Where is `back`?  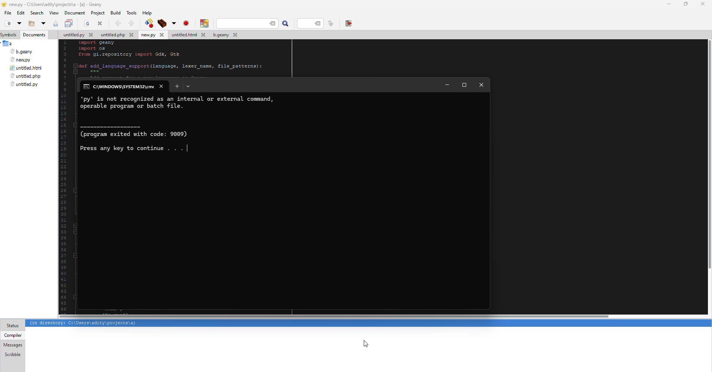 back is located at coordinates (118, 23).